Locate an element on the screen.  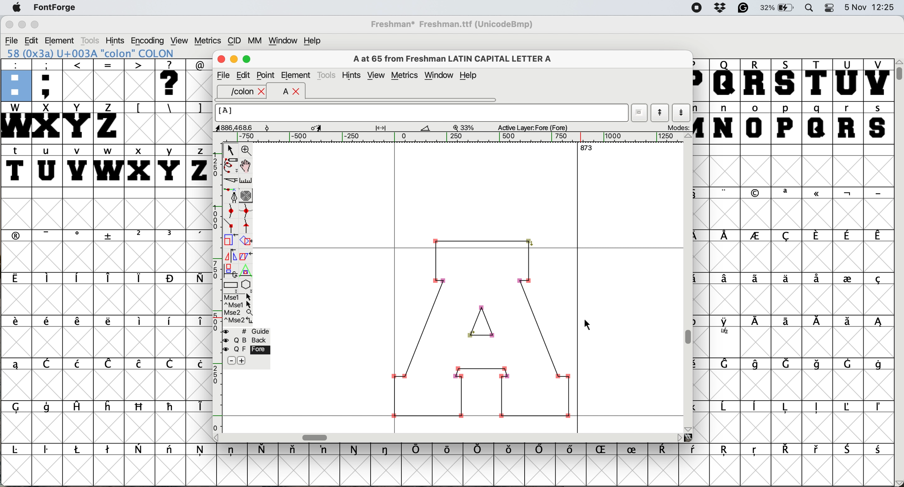
symbol is located at coordinates (49, 363).